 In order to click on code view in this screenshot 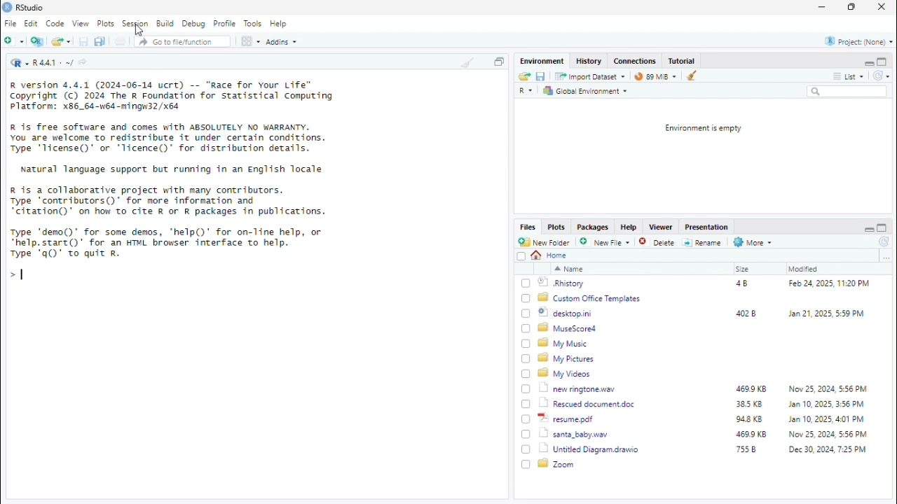, I will do `click(252, 41)`.